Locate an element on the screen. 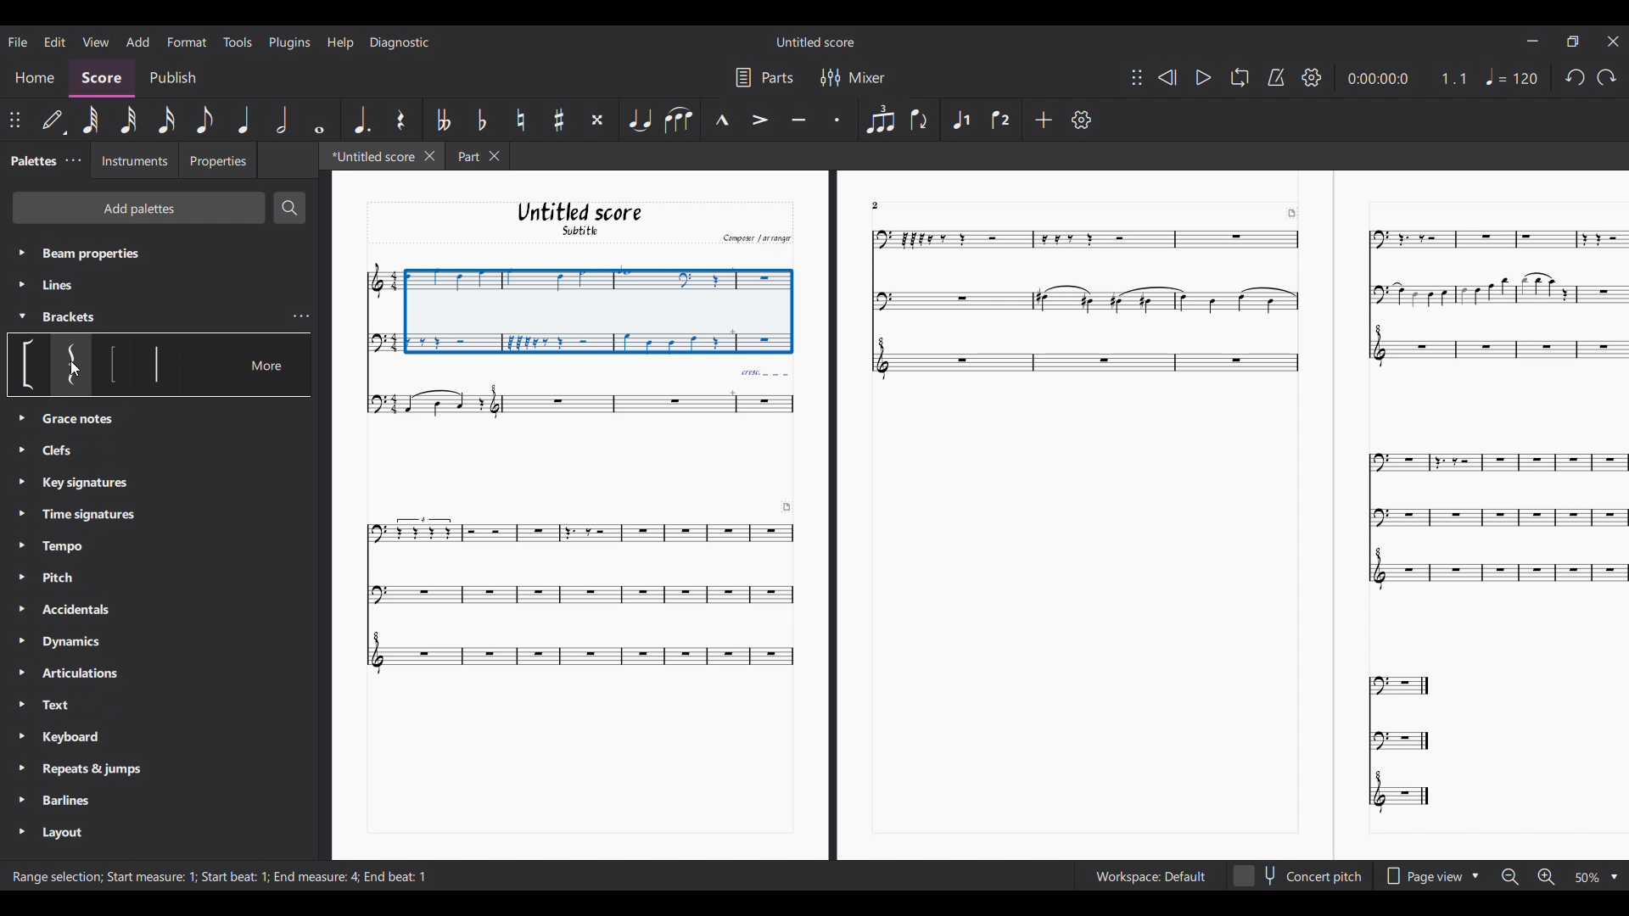 The height and width of the screenshot is (916, 1629). Publish is located at coordinates (171, 77).